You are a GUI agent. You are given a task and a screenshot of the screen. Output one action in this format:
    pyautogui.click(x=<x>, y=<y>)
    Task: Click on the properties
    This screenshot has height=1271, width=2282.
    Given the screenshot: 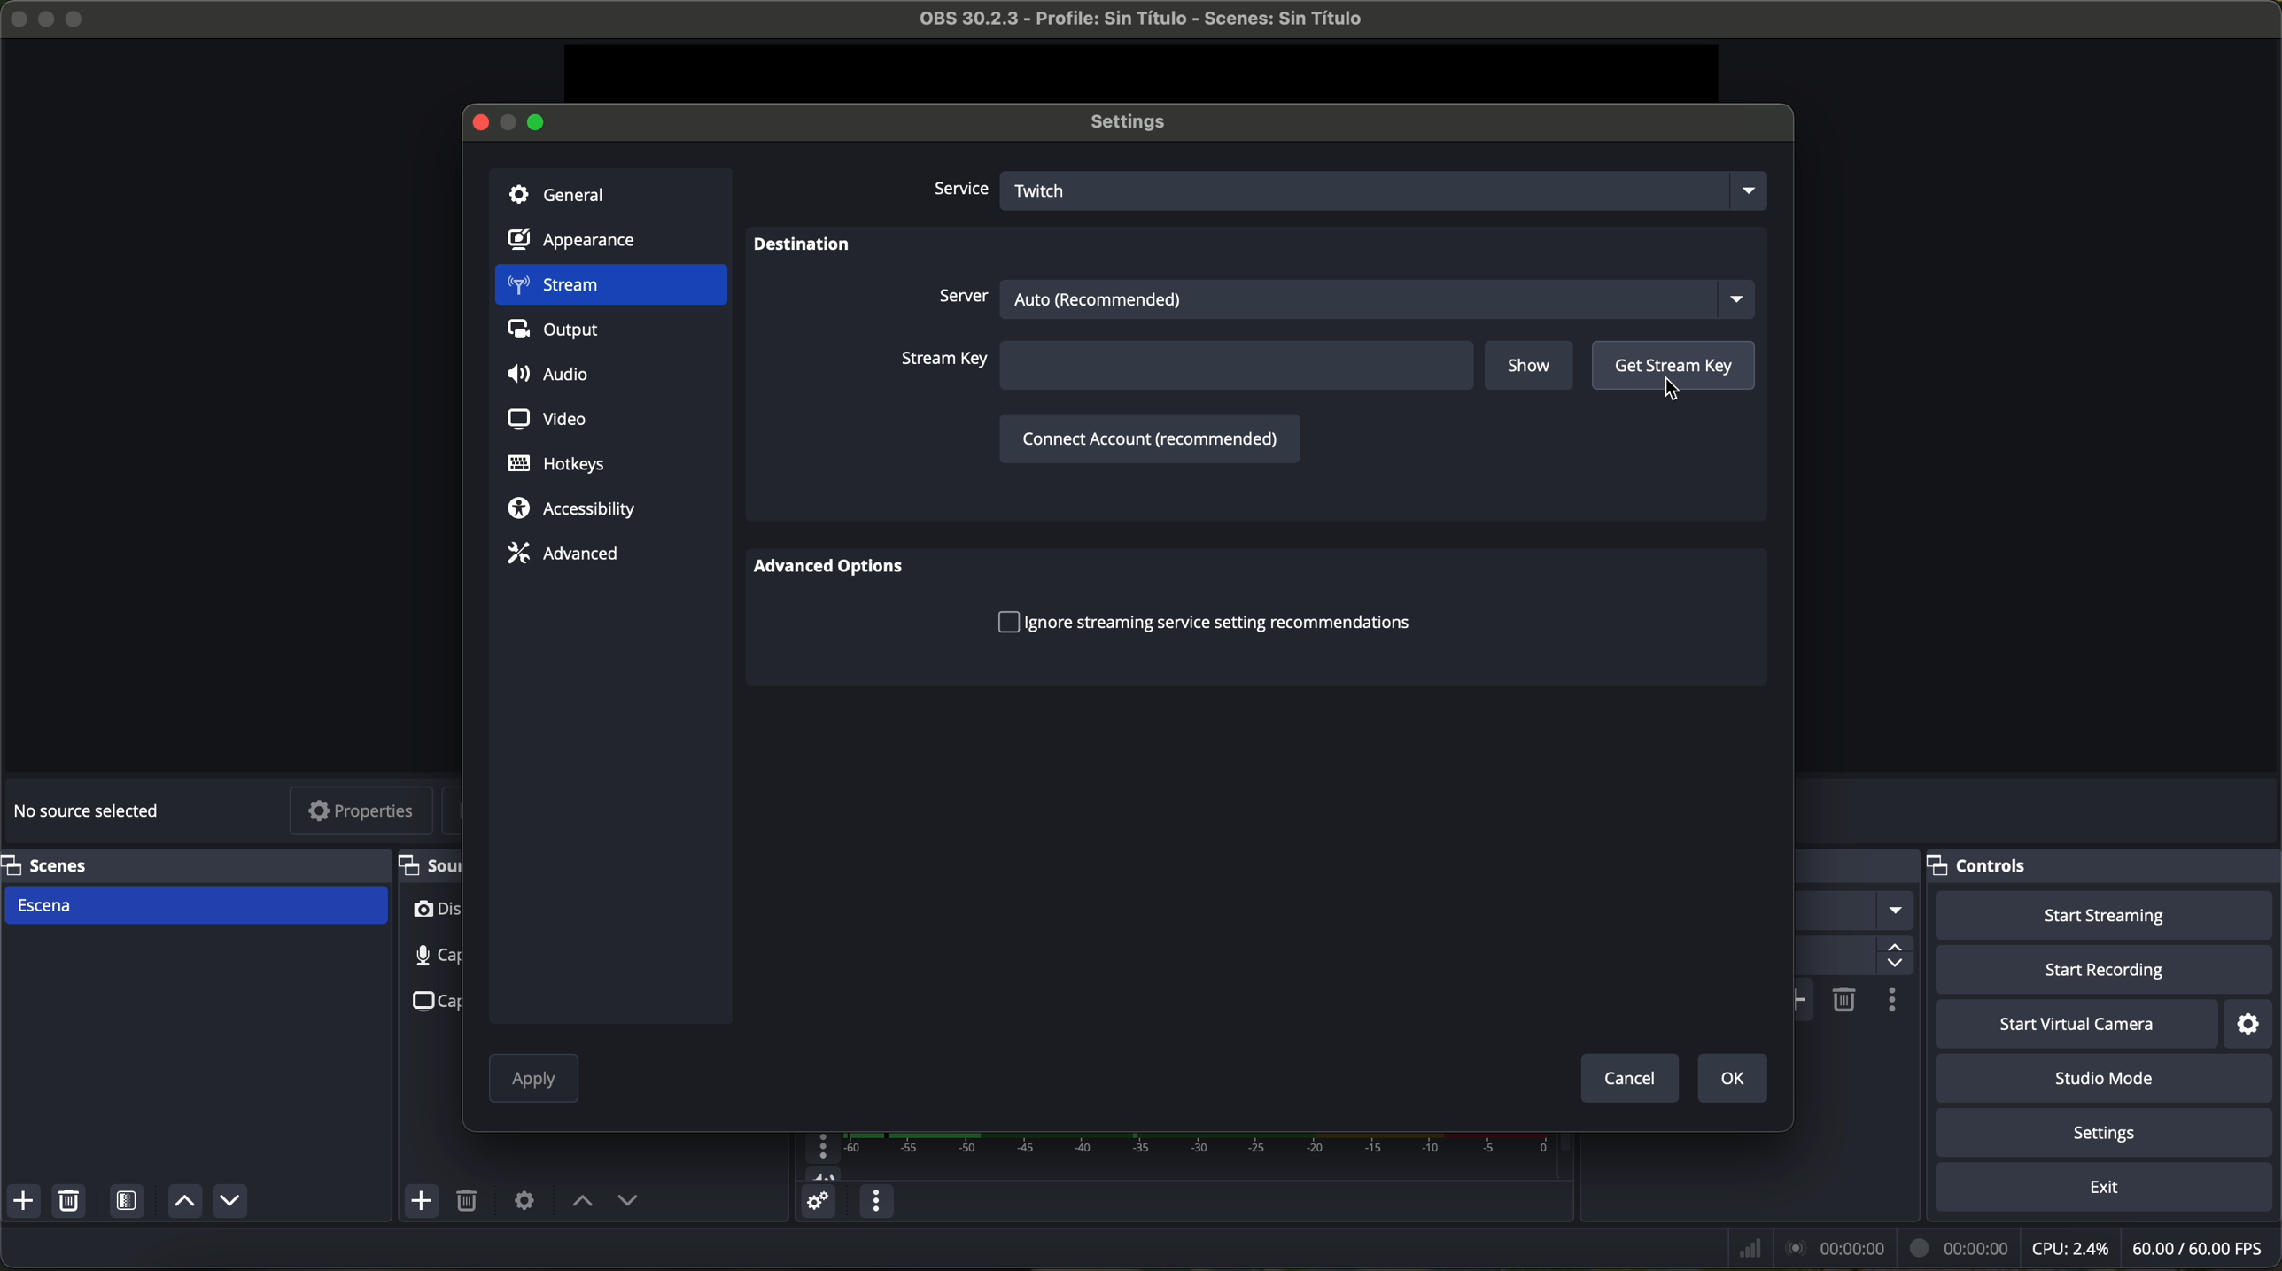 What is the action you would take?
    pyautogui.click(x=362, y=813)
    